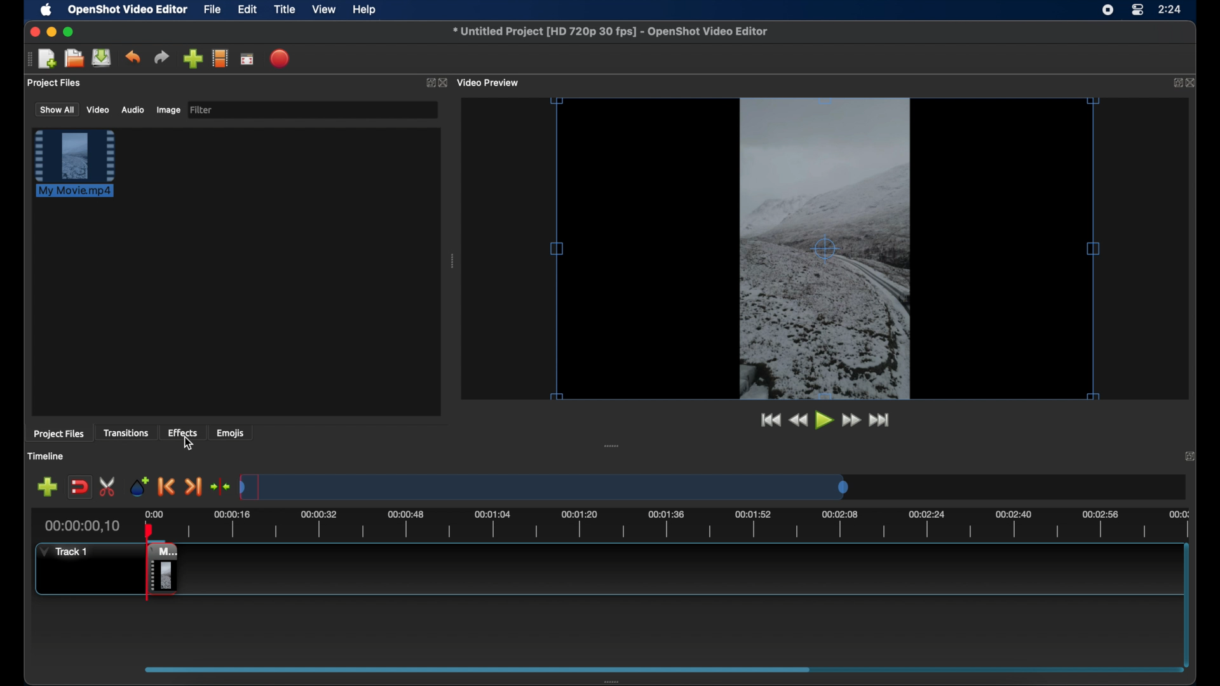  Describe the element at coordinates (55, 83) in the screenshot. I see `project files` at that location.